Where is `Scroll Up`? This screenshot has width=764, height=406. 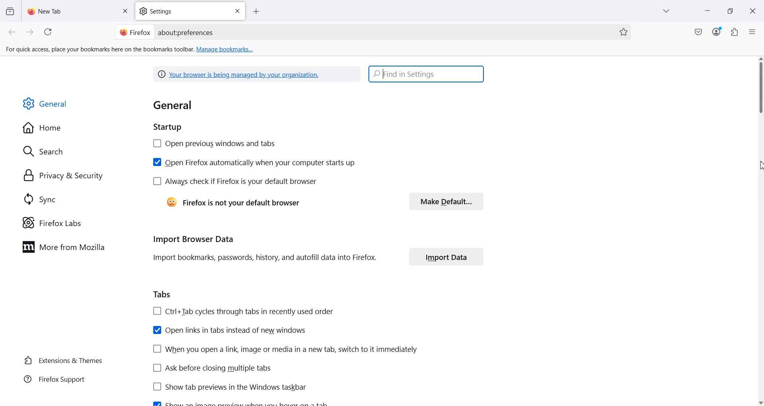
Scroll Up is located at coordinates (759, 59).